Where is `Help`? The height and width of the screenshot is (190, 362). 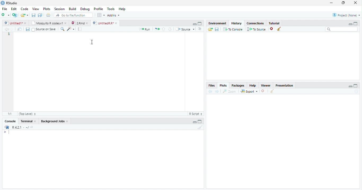 Help is located at coordinates (253, 86).